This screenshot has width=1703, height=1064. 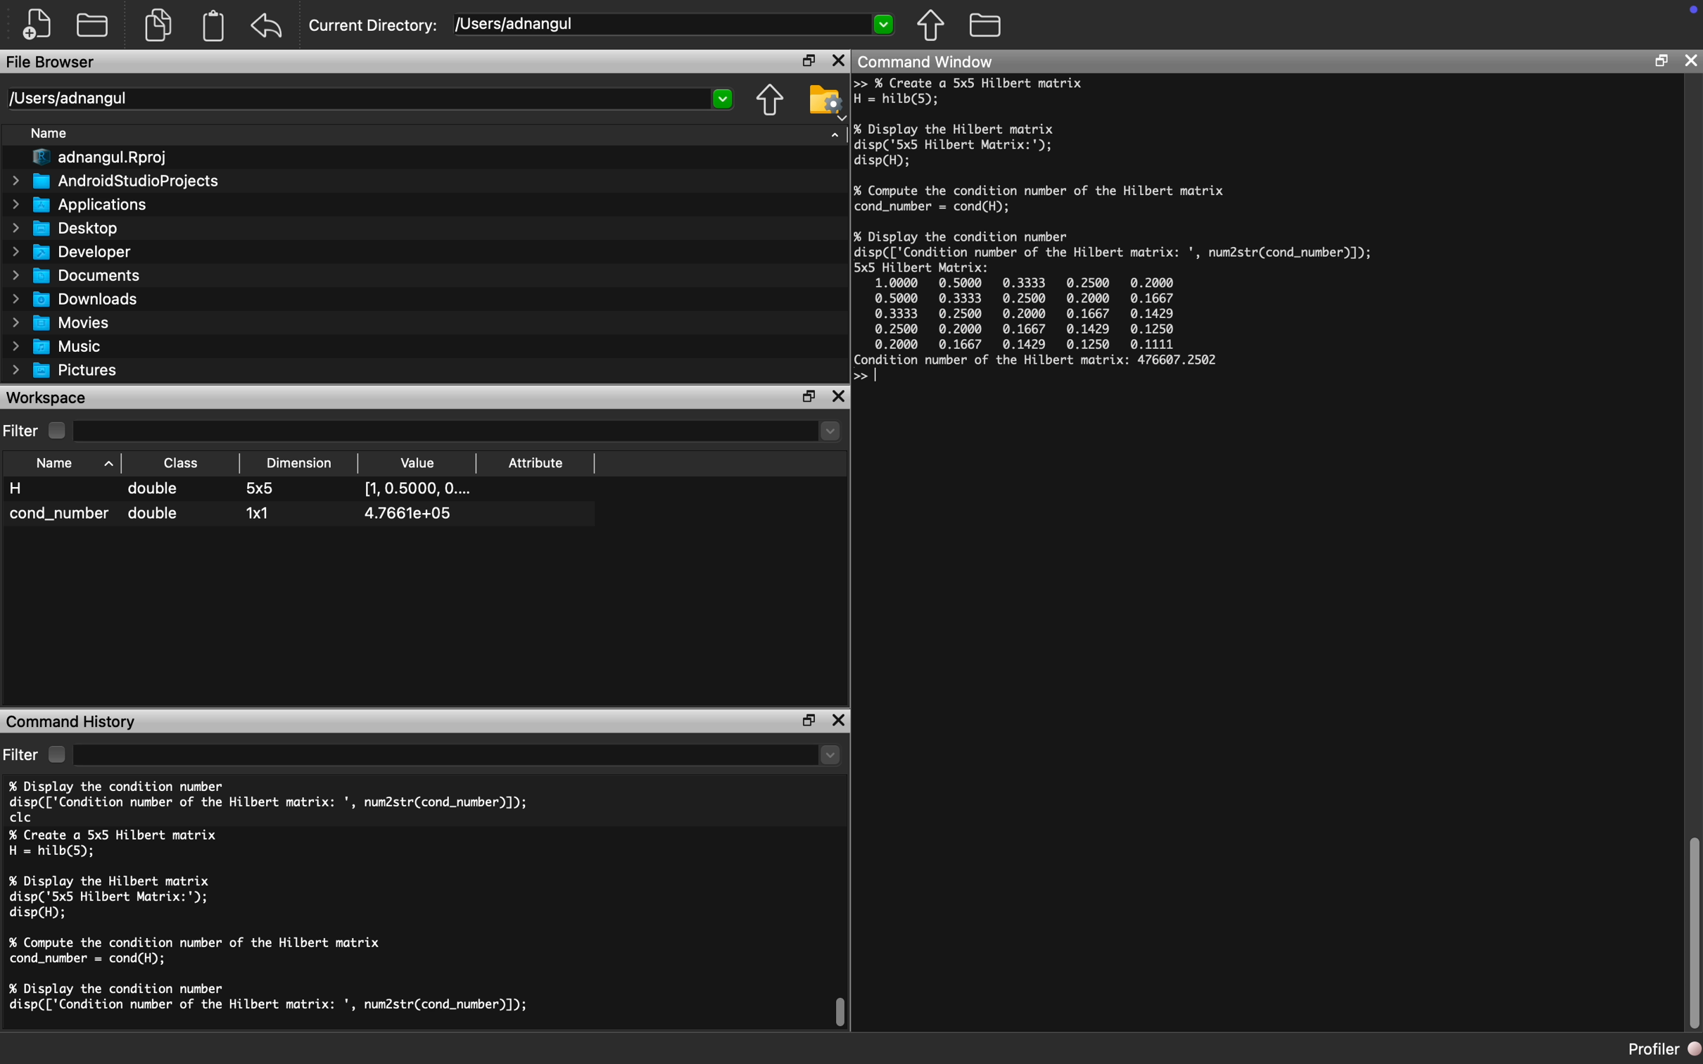 I want to click on Folder Setting, so click(x=825, y=101).